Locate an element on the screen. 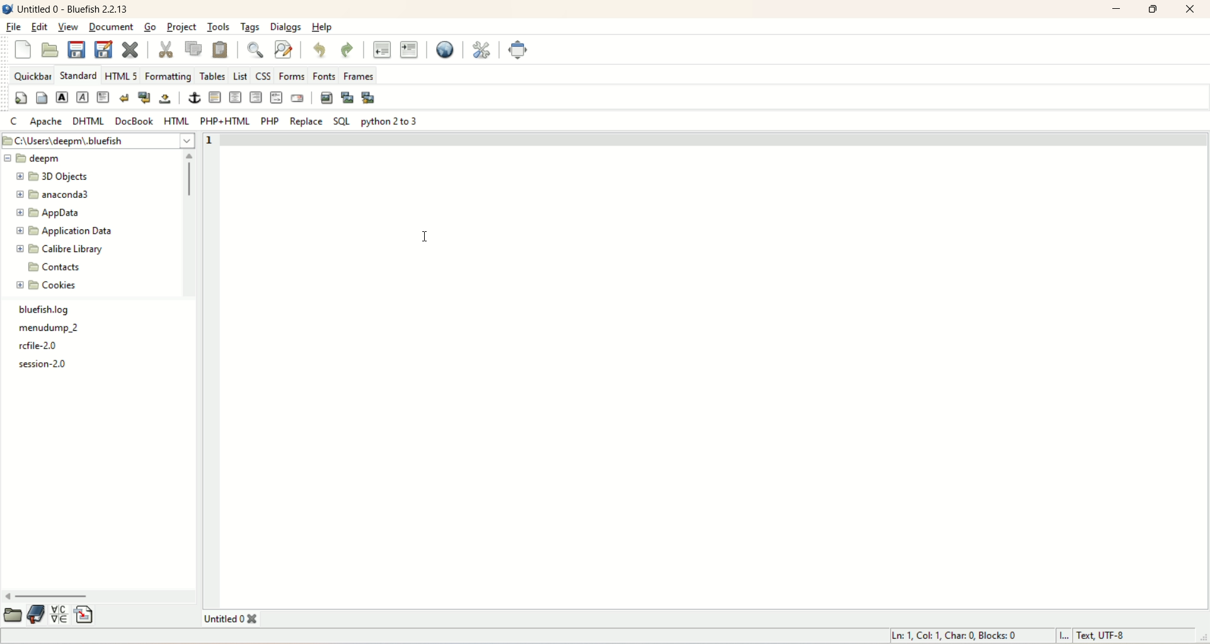 The image size is (1210, 644). text is located at coordinates (44, 337).